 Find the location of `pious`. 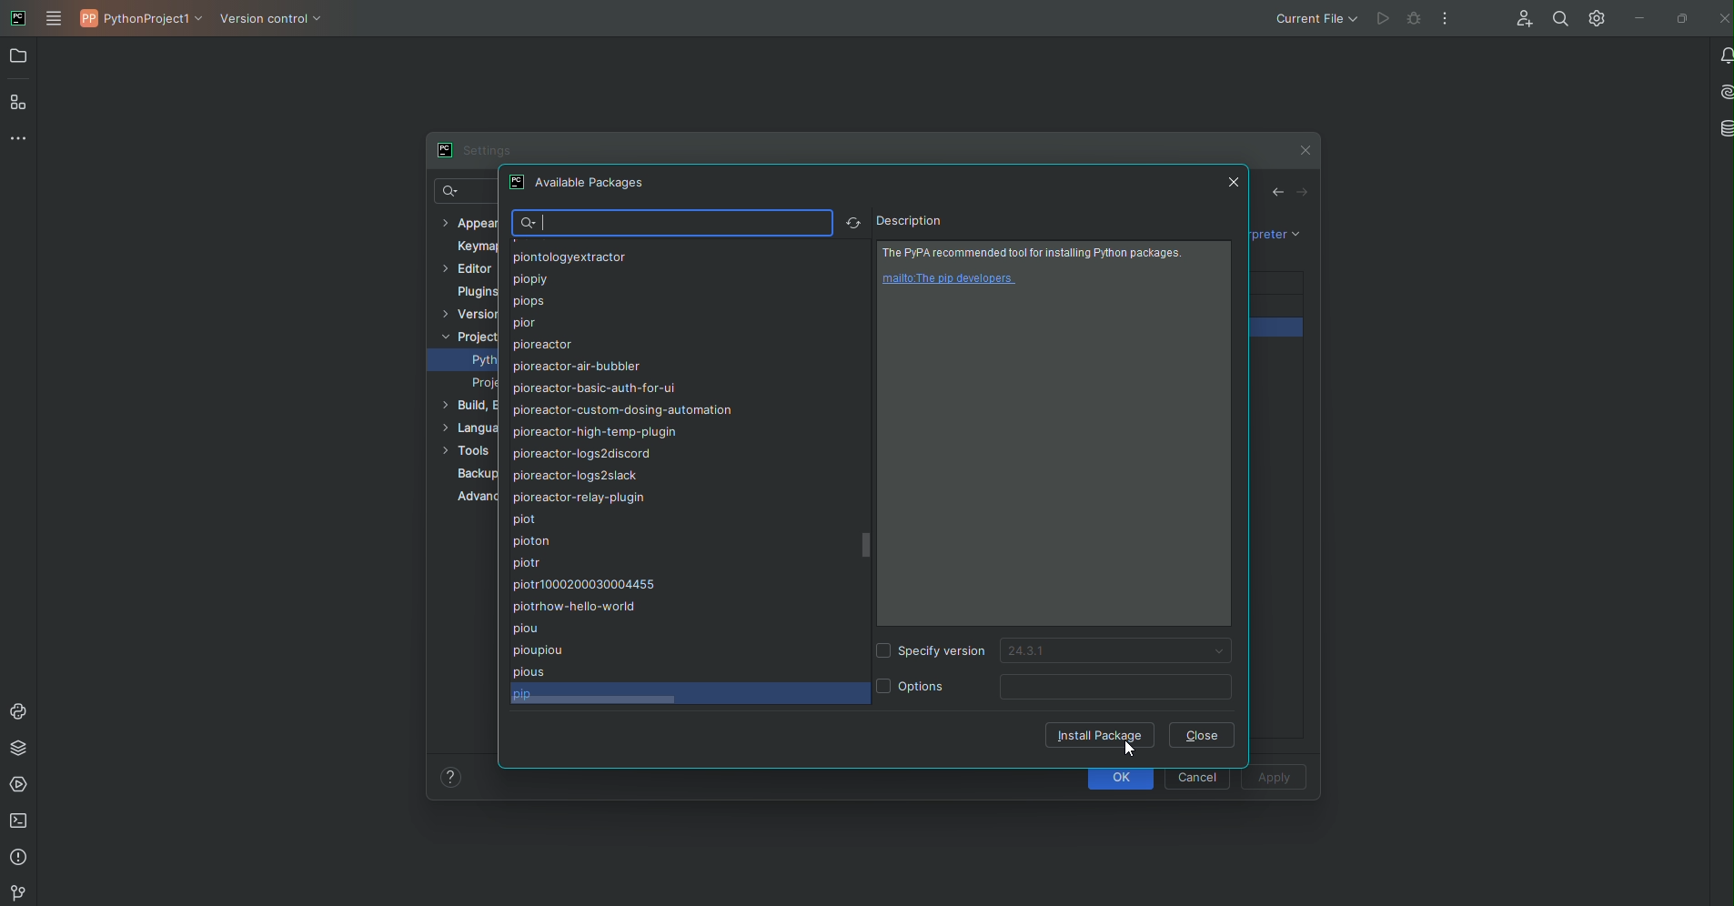

pious is located at coordinates (531, 669).